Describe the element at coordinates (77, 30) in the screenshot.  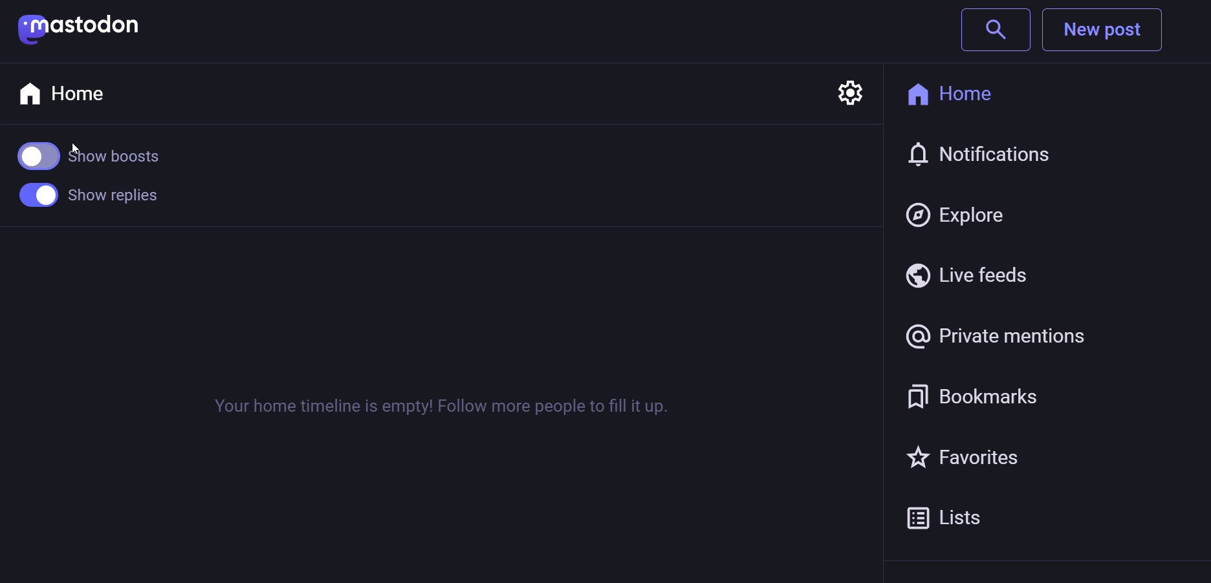
I see `mastodon` at that location.